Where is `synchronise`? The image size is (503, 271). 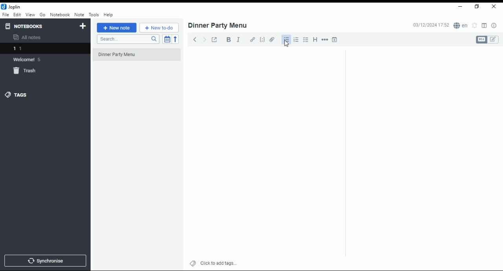 synchronise is located at coordinates (45, 261).